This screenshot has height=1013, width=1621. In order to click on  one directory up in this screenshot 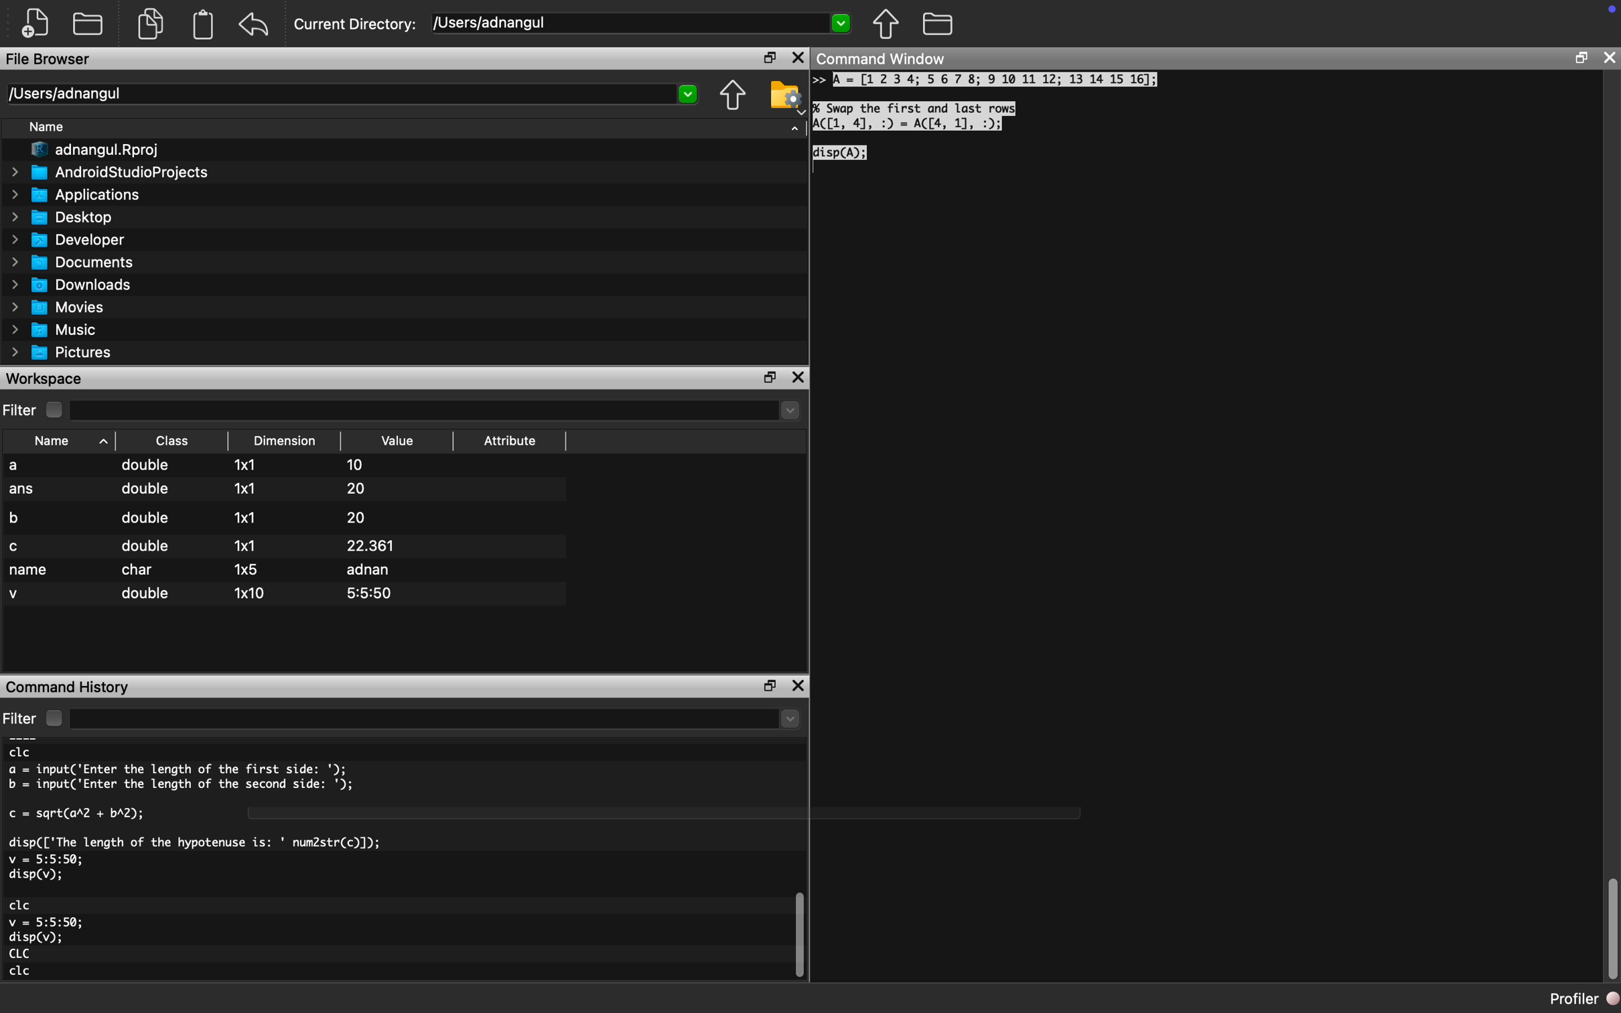, I will do `click(729, 94)`.